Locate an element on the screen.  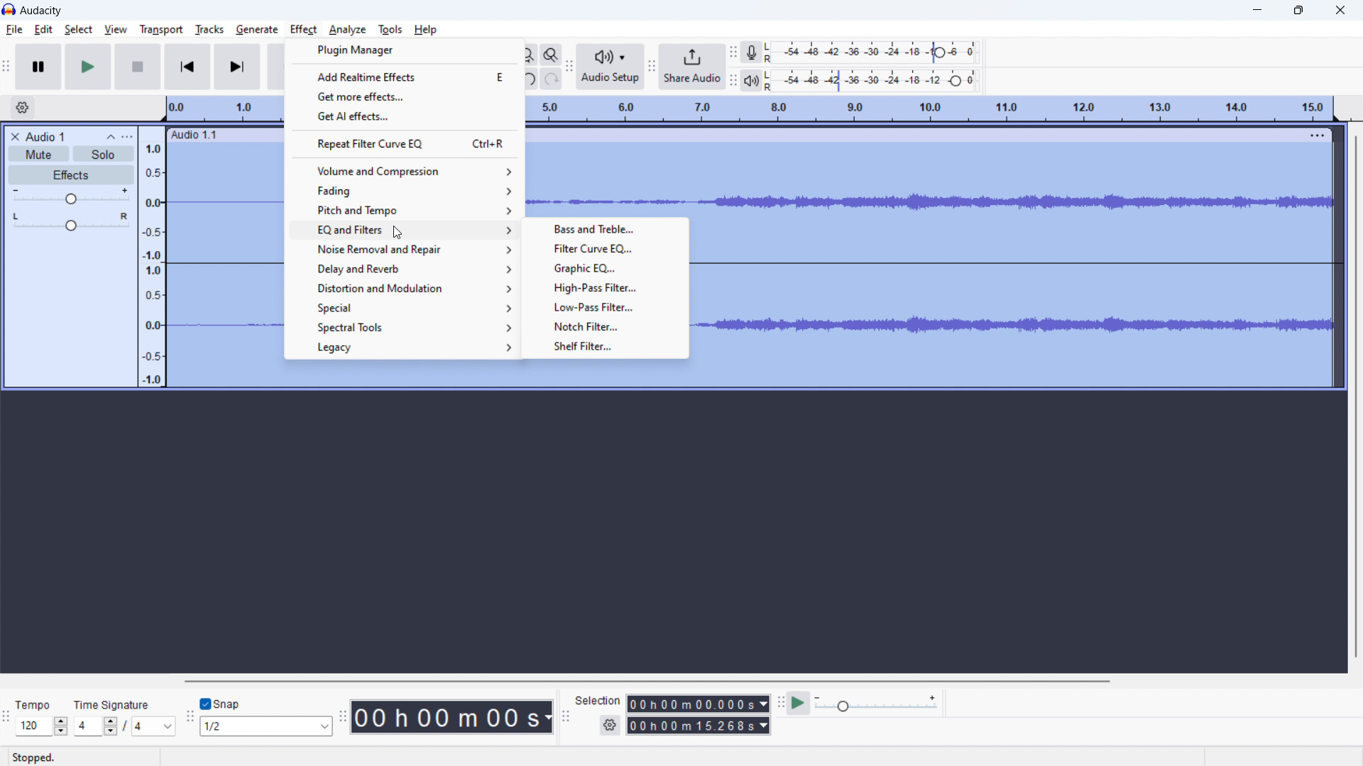
skip to start is located at coordinates (187, 67).